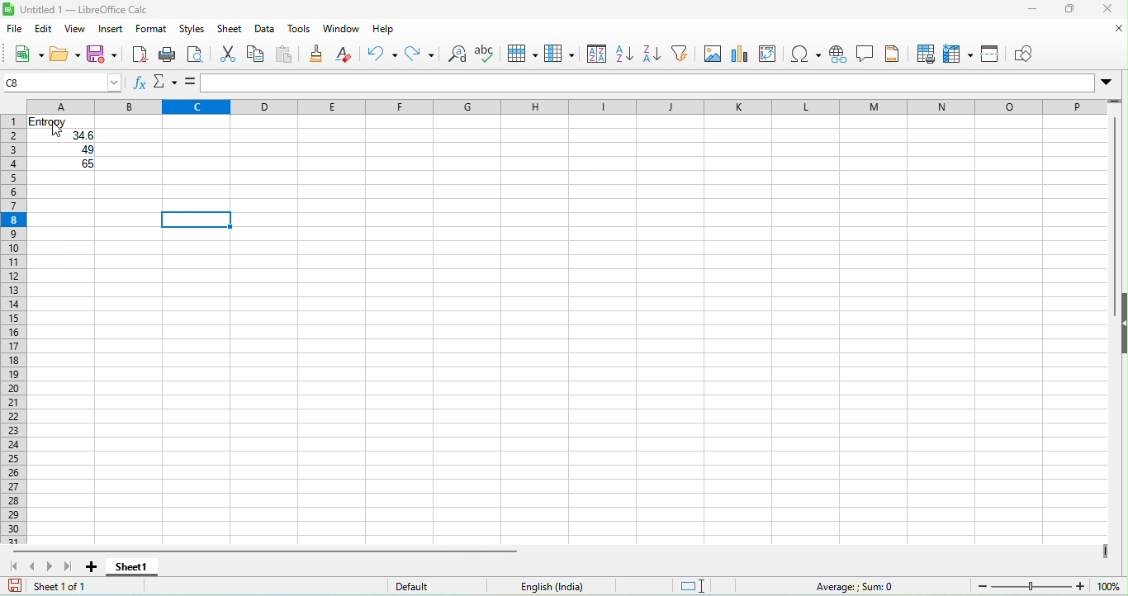  I want to click on close, so click(1111, 10).